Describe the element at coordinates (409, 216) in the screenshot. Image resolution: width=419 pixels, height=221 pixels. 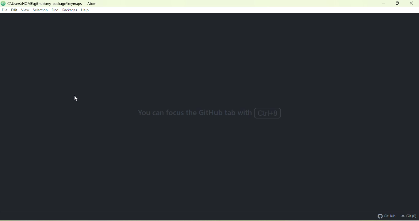
I see `git` at that location.